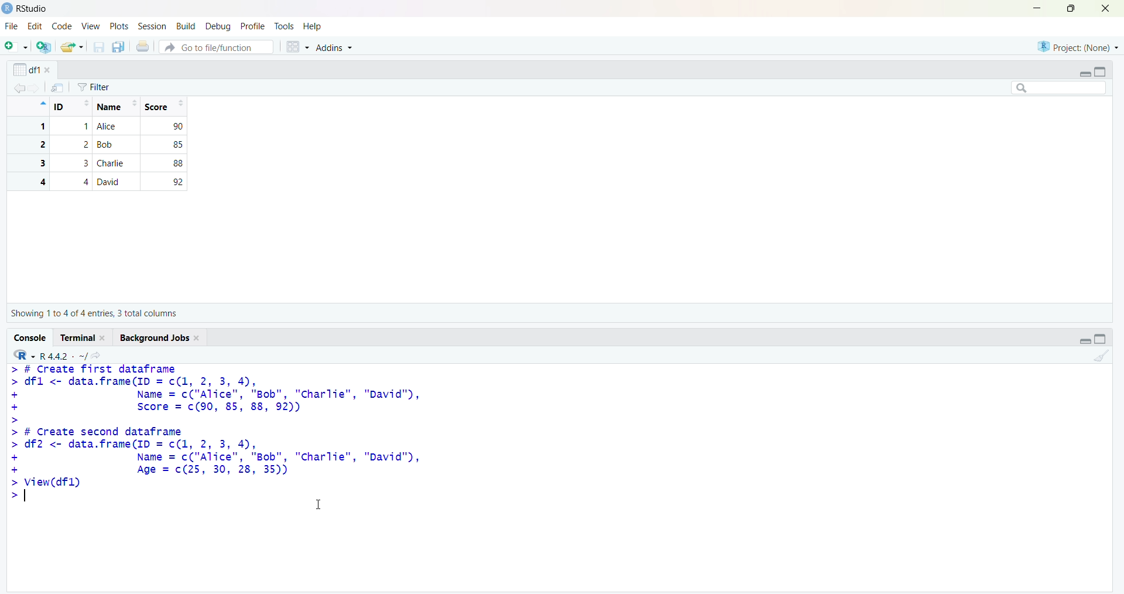  Describe the element at coordinates (155, 338) in the screenshot. I see `Background jobs` at that location.